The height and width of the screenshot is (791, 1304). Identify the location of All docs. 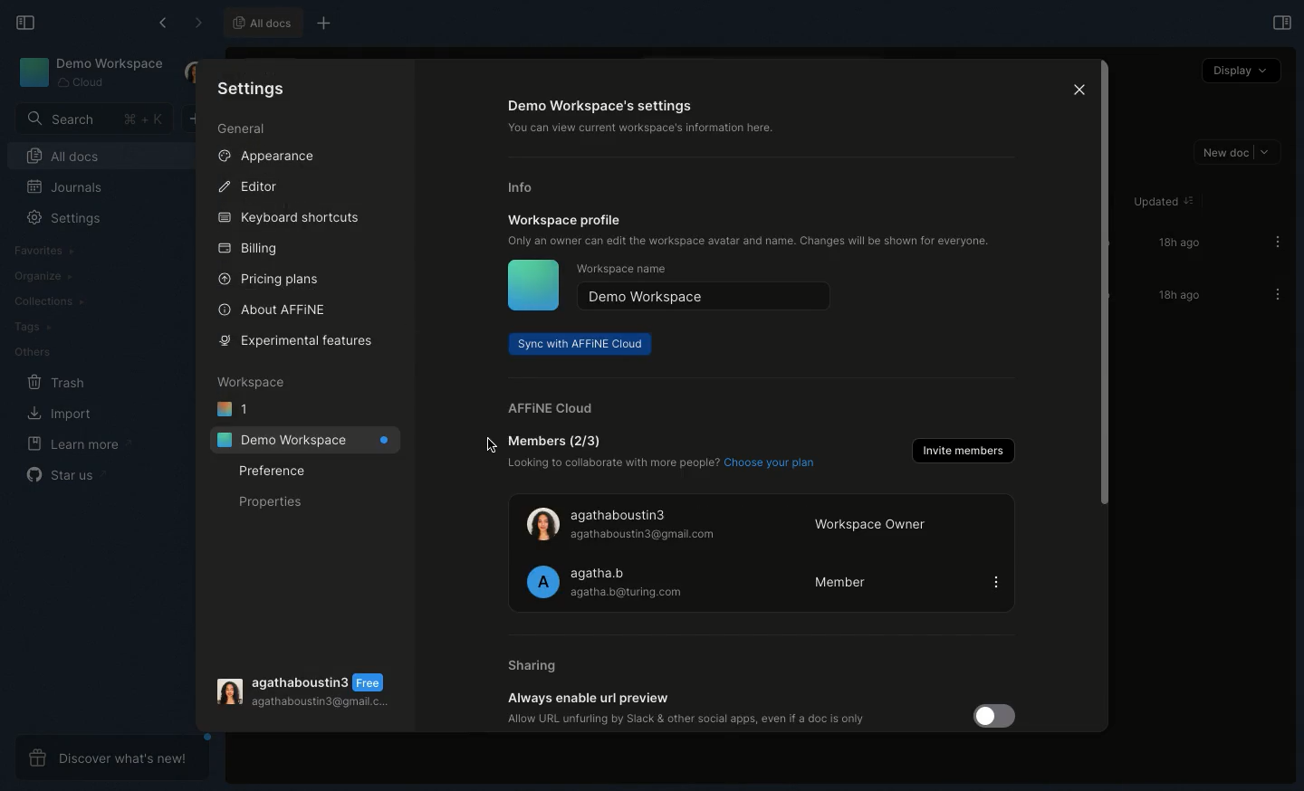
(91, 156).